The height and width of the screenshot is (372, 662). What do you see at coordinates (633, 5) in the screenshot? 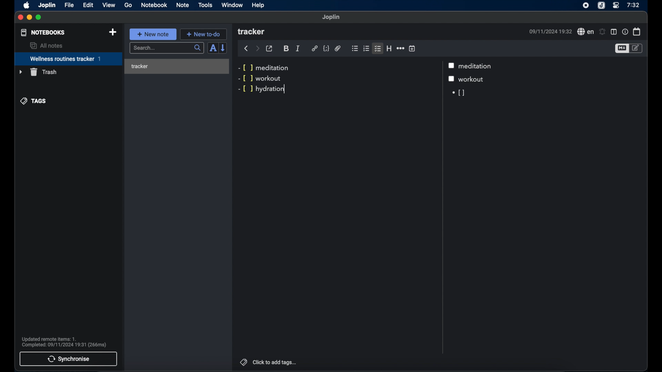
I see `7:32` at bounding box center [633, 5].